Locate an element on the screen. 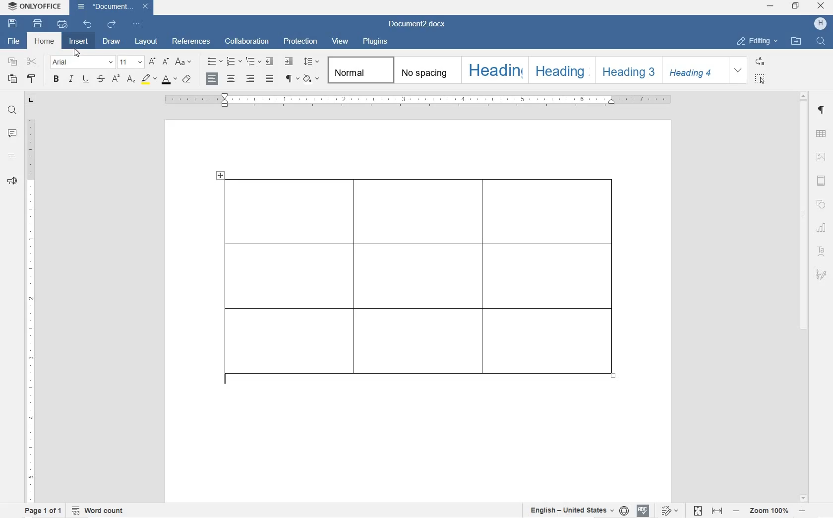 The height and width of the screenshot is (518, 833). print is located at coordinates (38, 23).